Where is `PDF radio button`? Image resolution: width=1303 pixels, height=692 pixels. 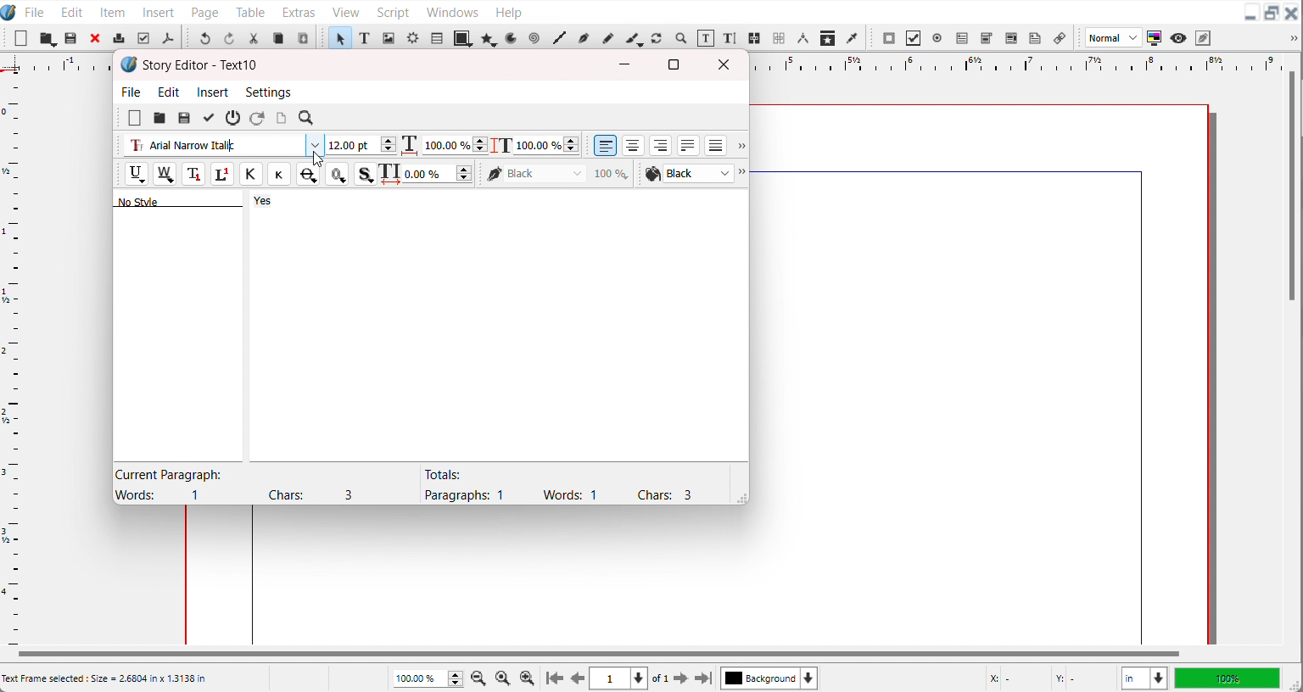 PDF radio button is located at coordinates (937, 38).